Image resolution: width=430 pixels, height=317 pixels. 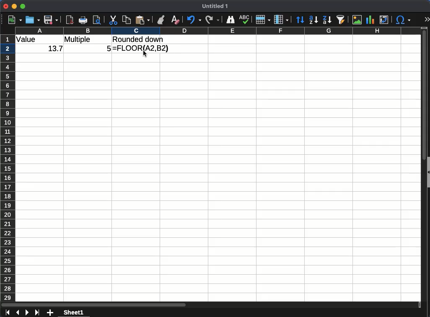 What do you see at coordinates (28, 40) in the screenshot?
I see `value` at bounding box center [28, 40].